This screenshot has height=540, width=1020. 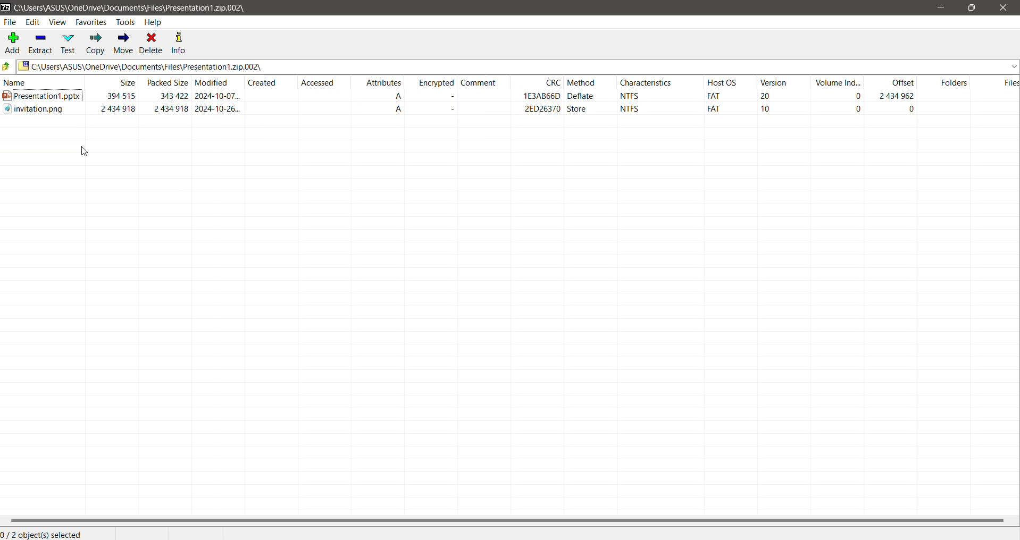 What do you see at coordinates (543, 82) in the screenshot?
I see `CRC` at bounding box center [543, 82].